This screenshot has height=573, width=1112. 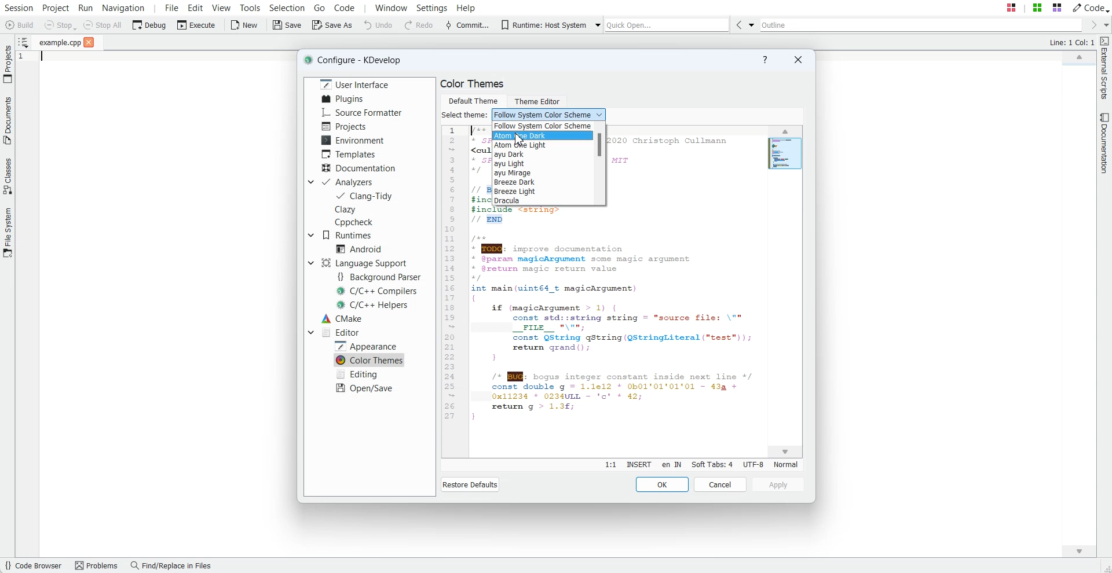 What do you see at coordinates (344, 126) in the screenshot?
I see `Projects` at bounding box center [344, 126].